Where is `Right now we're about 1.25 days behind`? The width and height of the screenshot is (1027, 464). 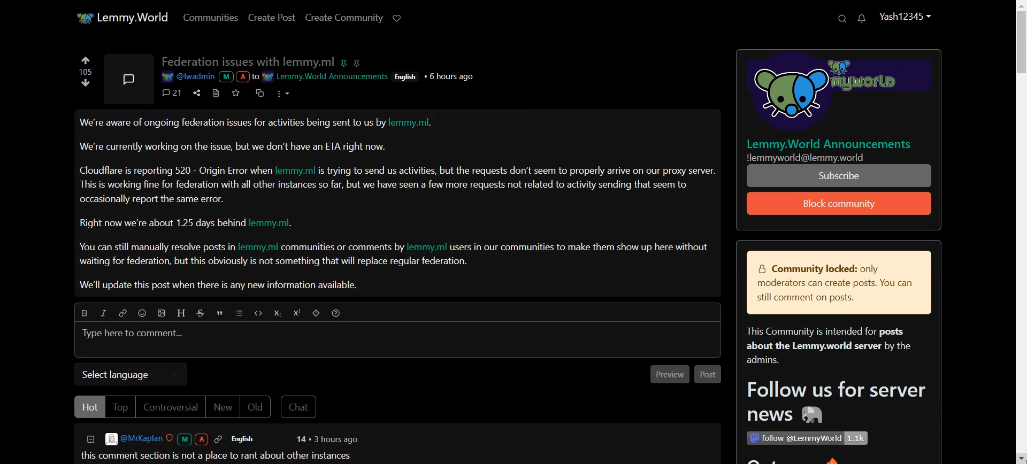
Right now we're about 1.25 days behind is located at coordinates (163, 223).